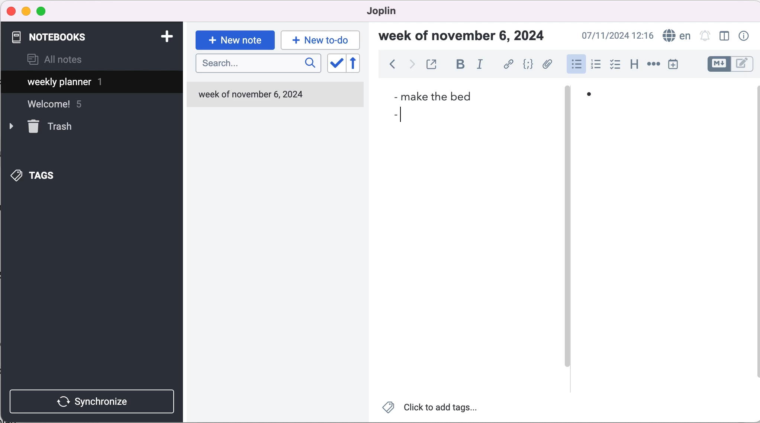 Image resolution: width=760 pixels, height=423 pixels. What do you see at coordinates (258, 64) in the screenshot?
I see `search` at bounding box center [258, 64].